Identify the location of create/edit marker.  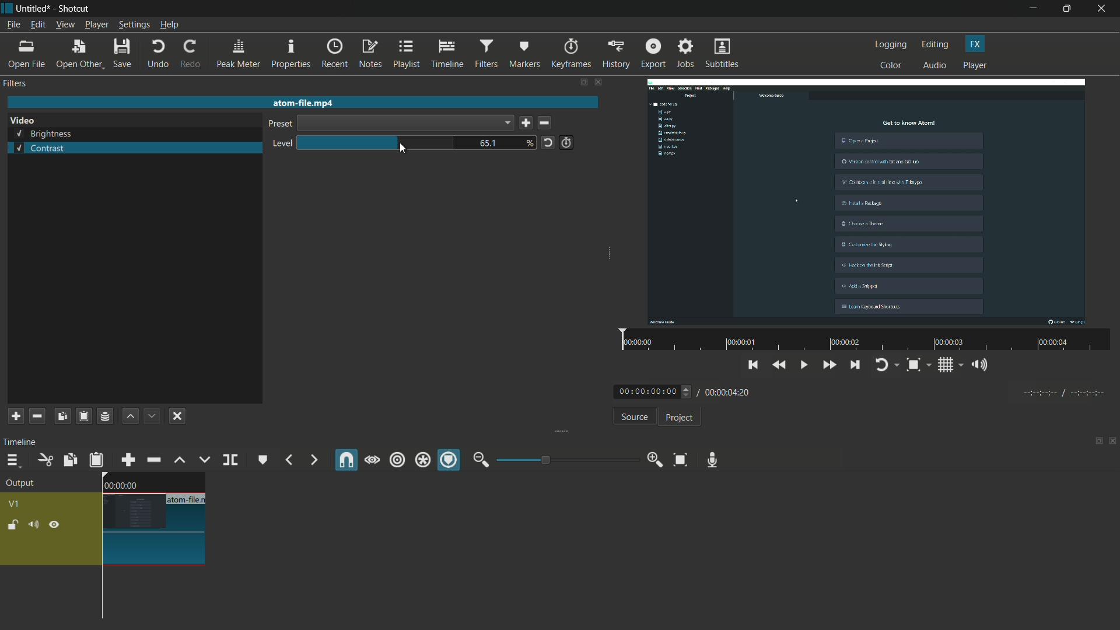
(263, 460).